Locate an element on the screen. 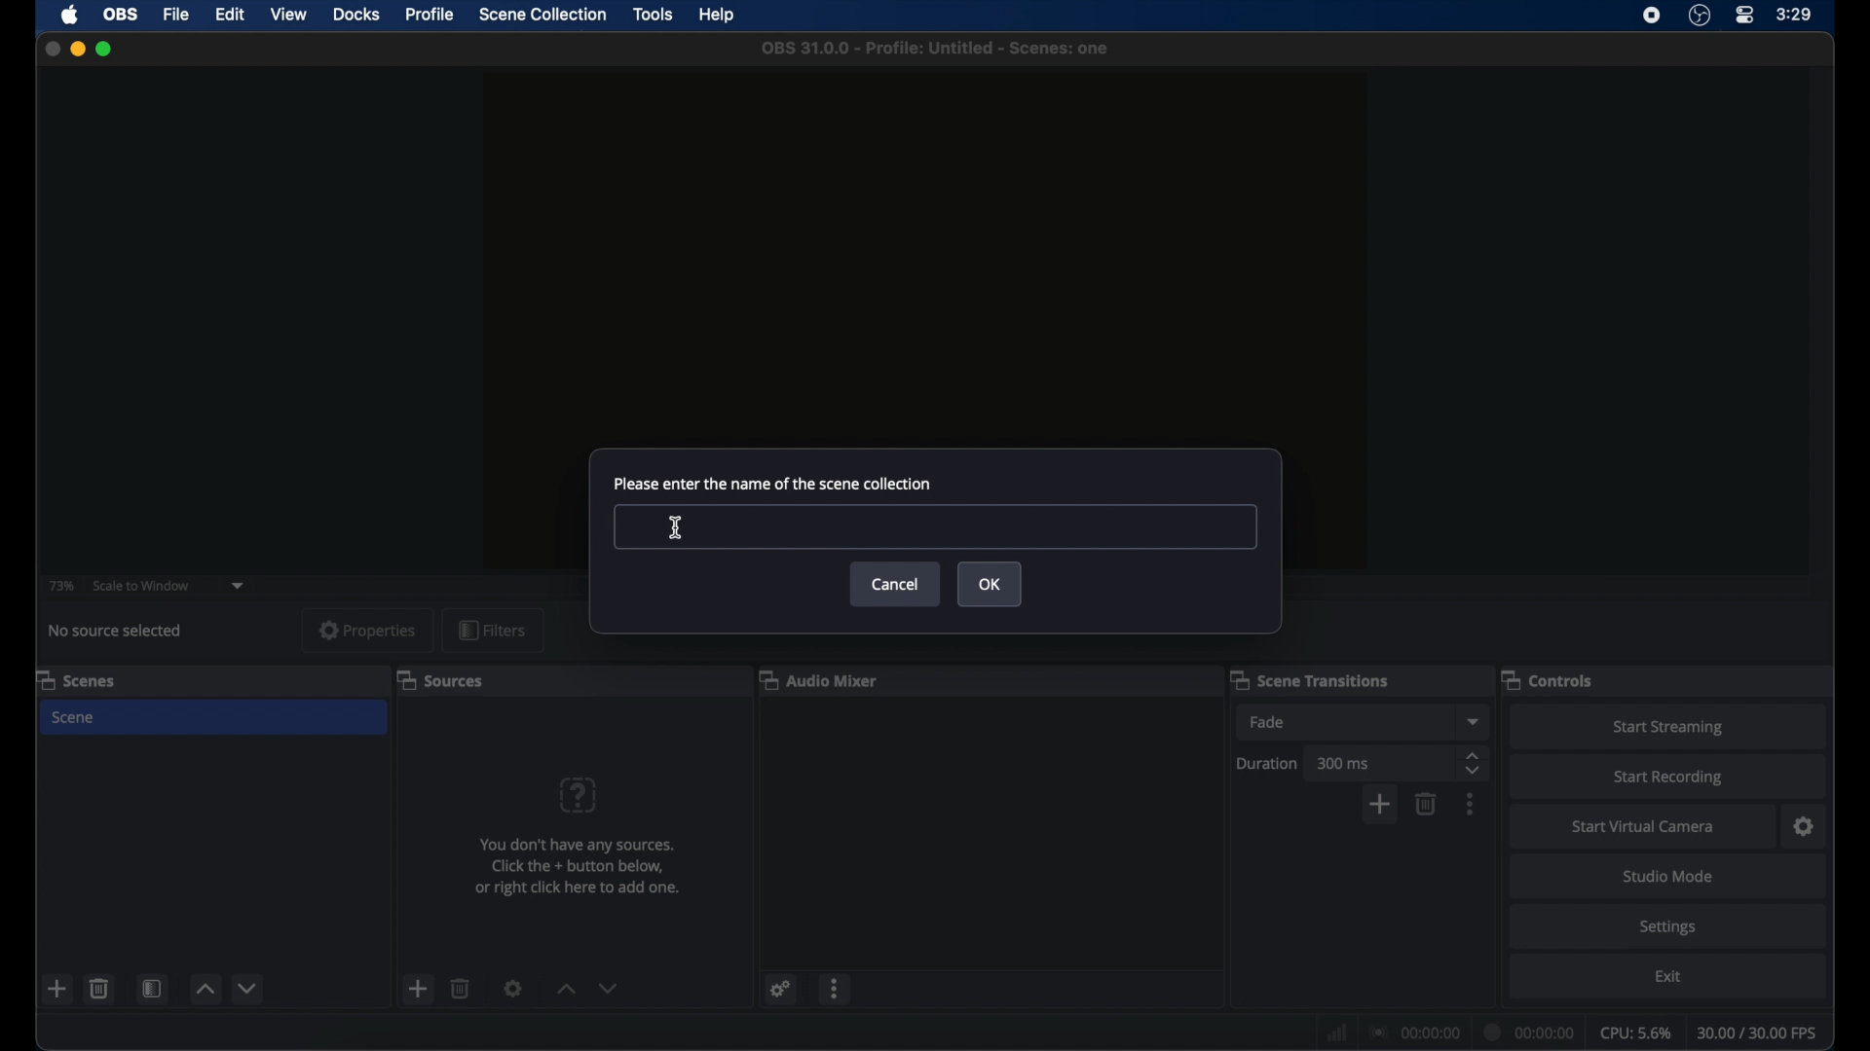 The image size is (1870, 1051). more options is located at coordinates (837, 988).